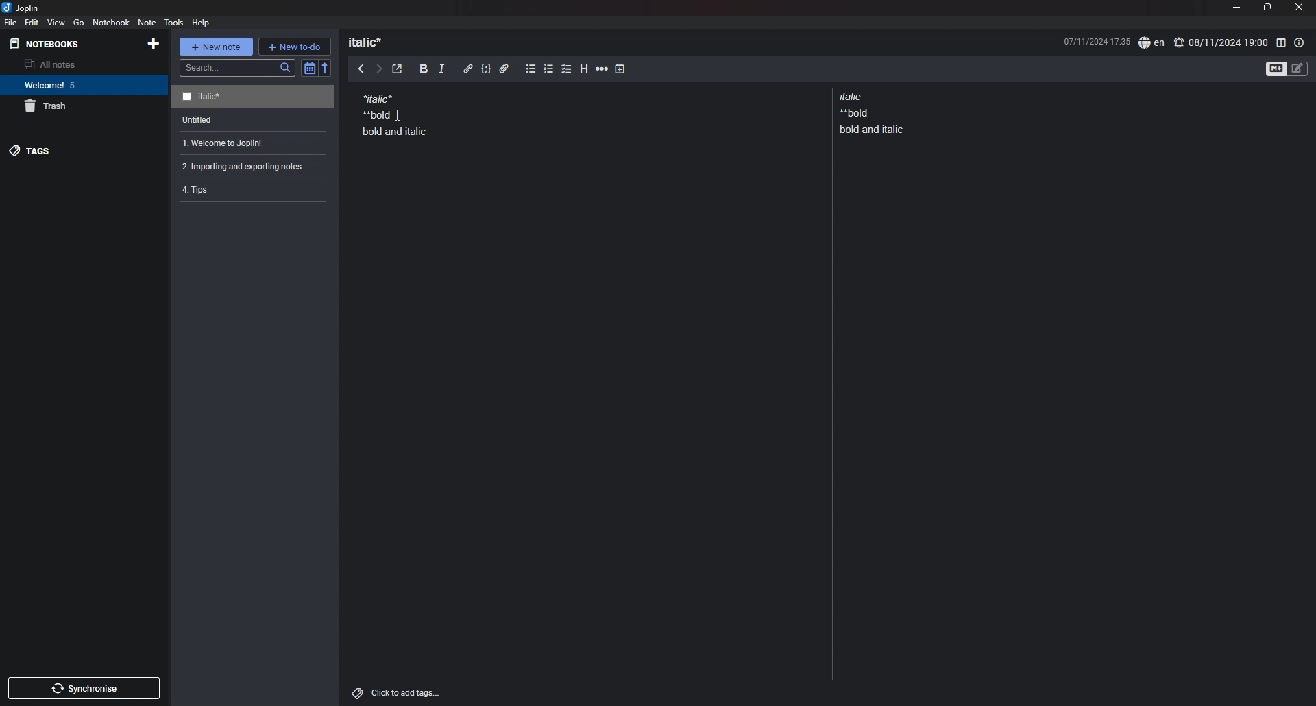 The image size is (1316, 706). I want to click on add notebook, so click(152, 43).